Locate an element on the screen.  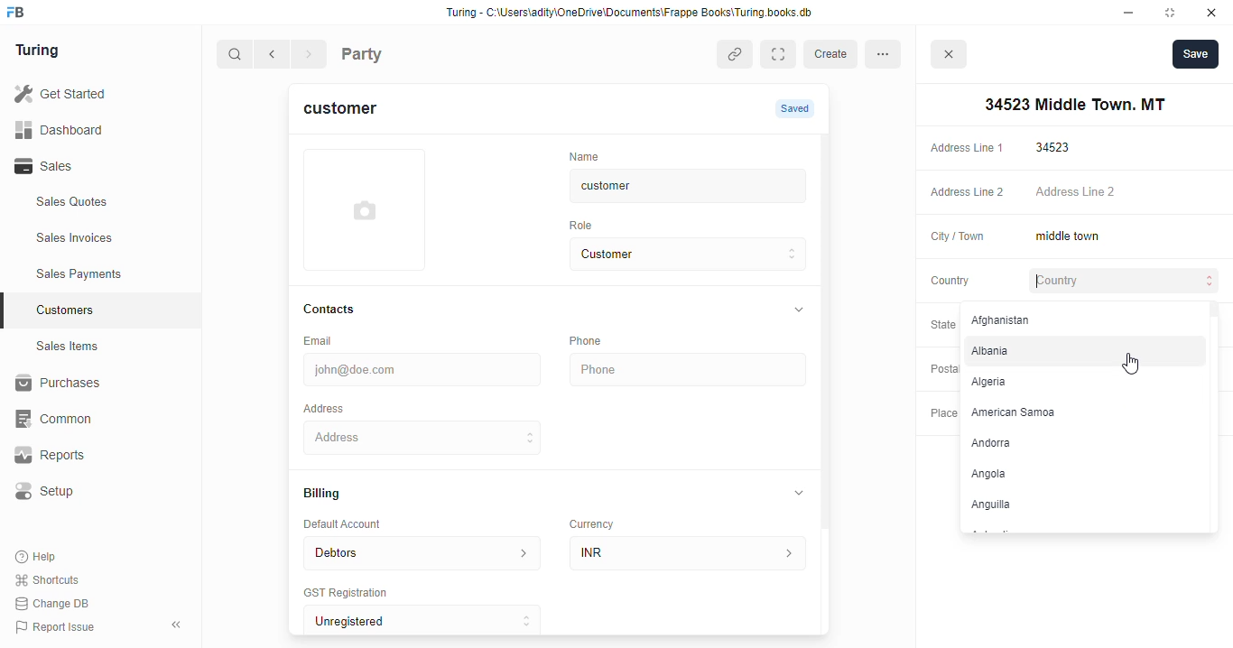
34523 Middle Town. MT is located at coordinates (1071, 105).